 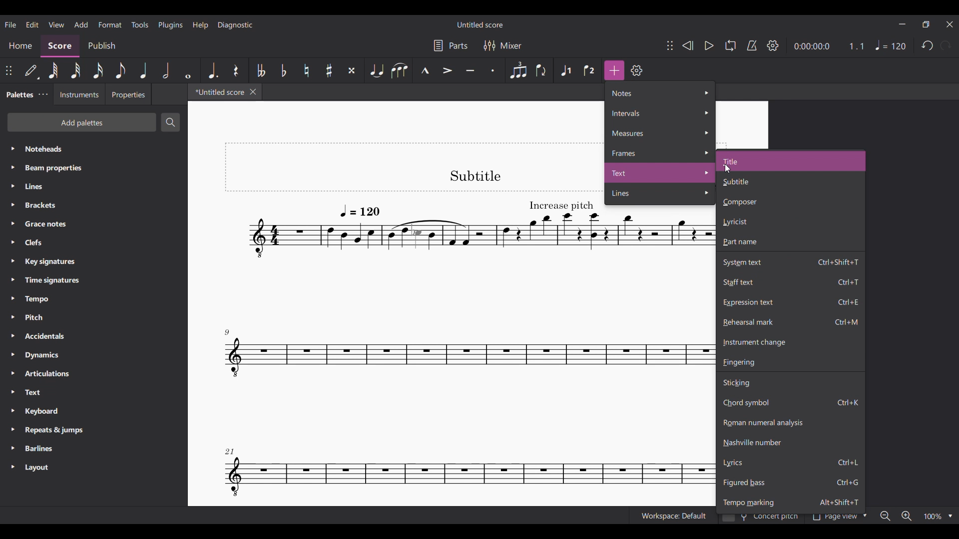 What do you see at coordinates (11, 25) in the screenshot?
I see `File menu` at bounding box center [11, 25].